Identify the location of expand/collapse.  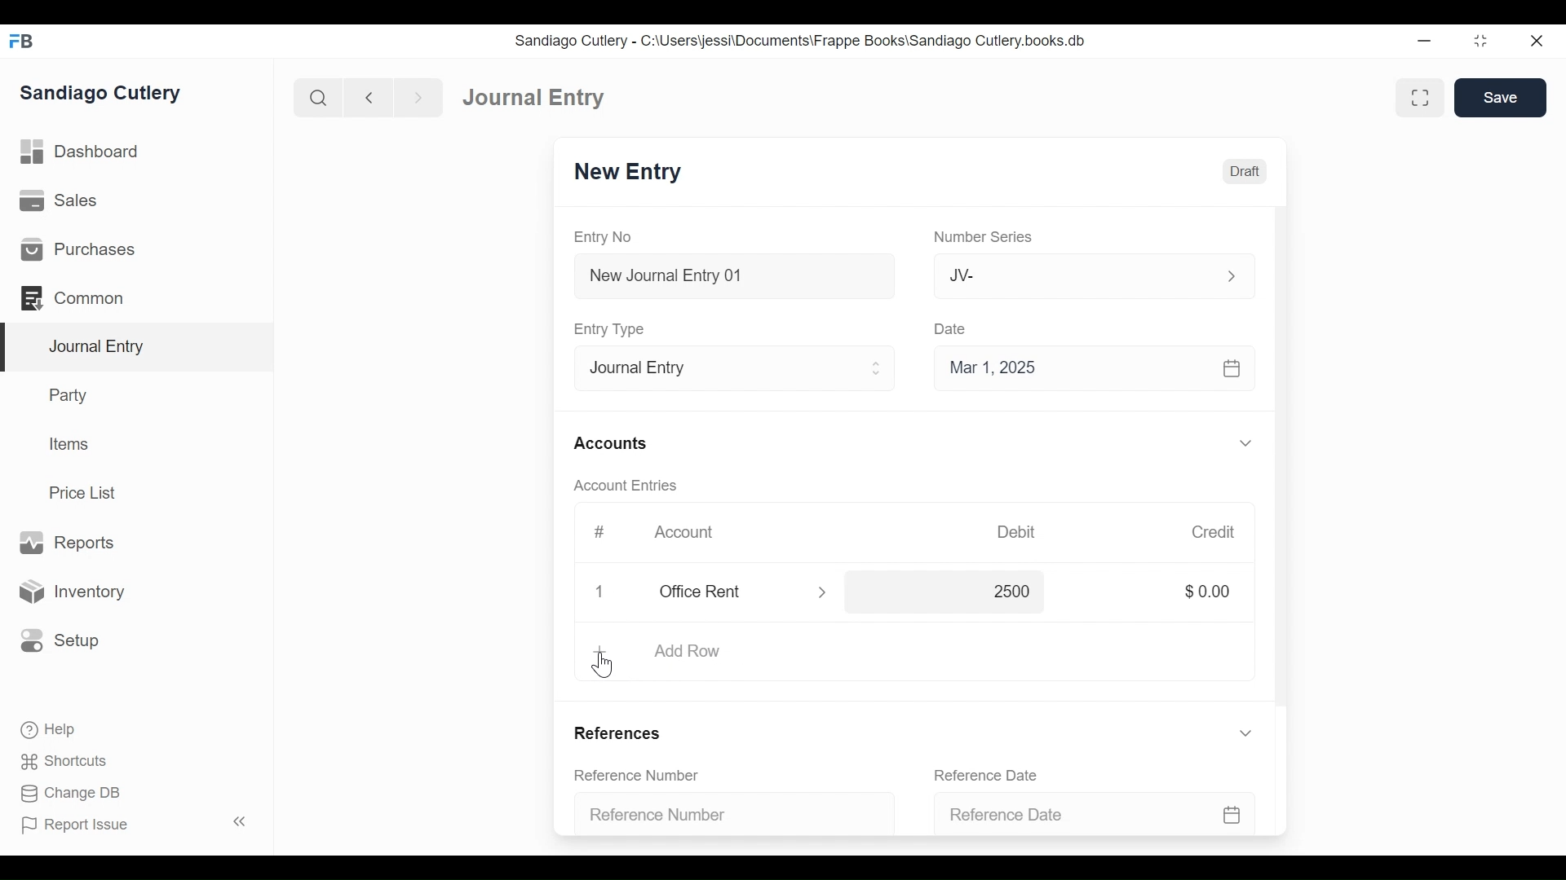
(1245, 442).